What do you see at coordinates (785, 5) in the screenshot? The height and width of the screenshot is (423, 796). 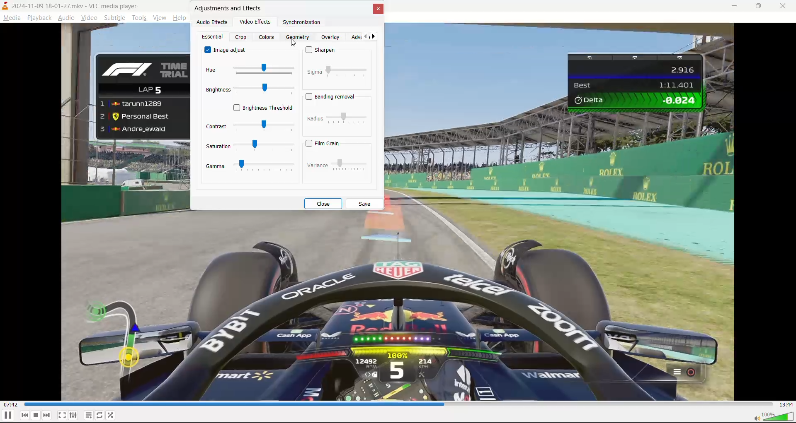 I see `close` at bounding box center [785, 5].